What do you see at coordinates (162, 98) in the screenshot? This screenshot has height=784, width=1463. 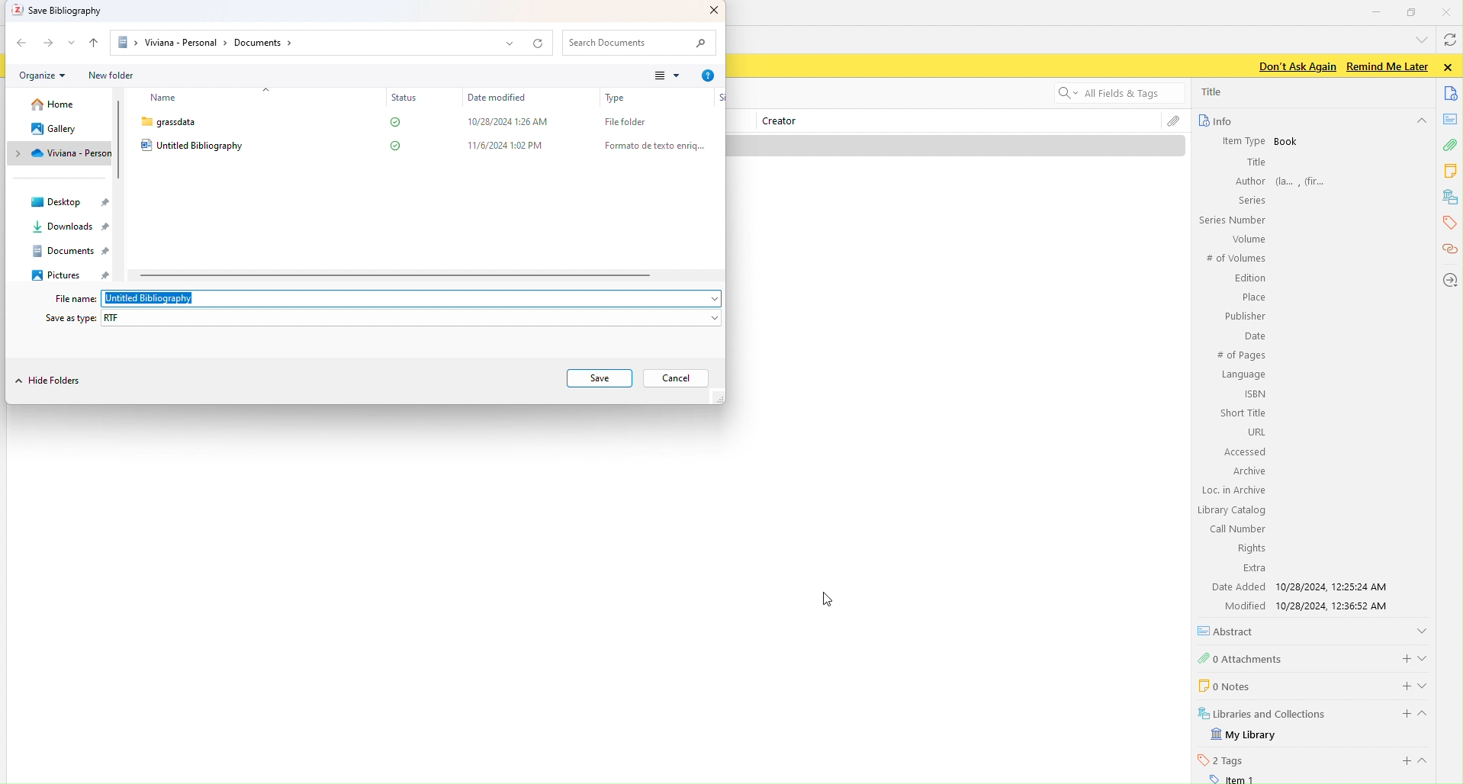 I see `Name` at bounding box center [162, 98].